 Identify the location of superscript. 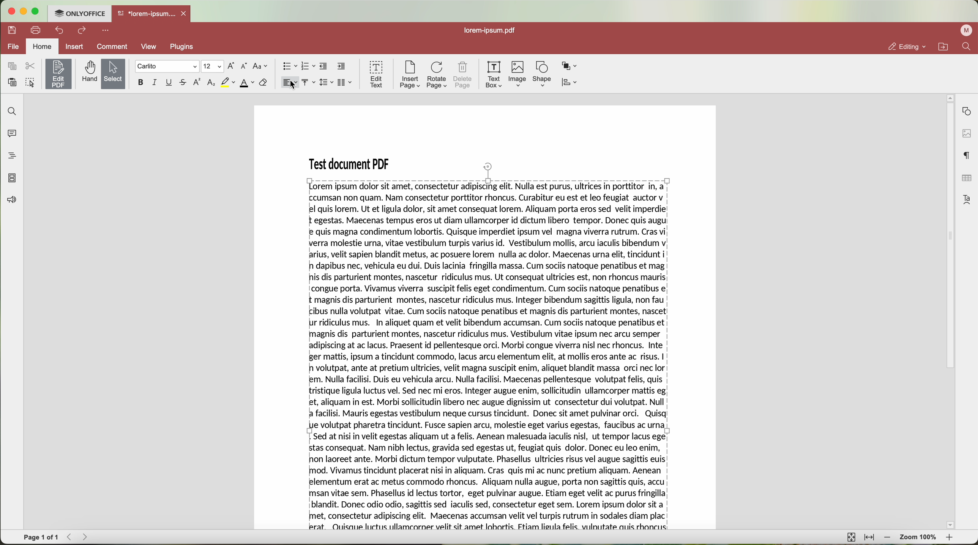
(197, 82).